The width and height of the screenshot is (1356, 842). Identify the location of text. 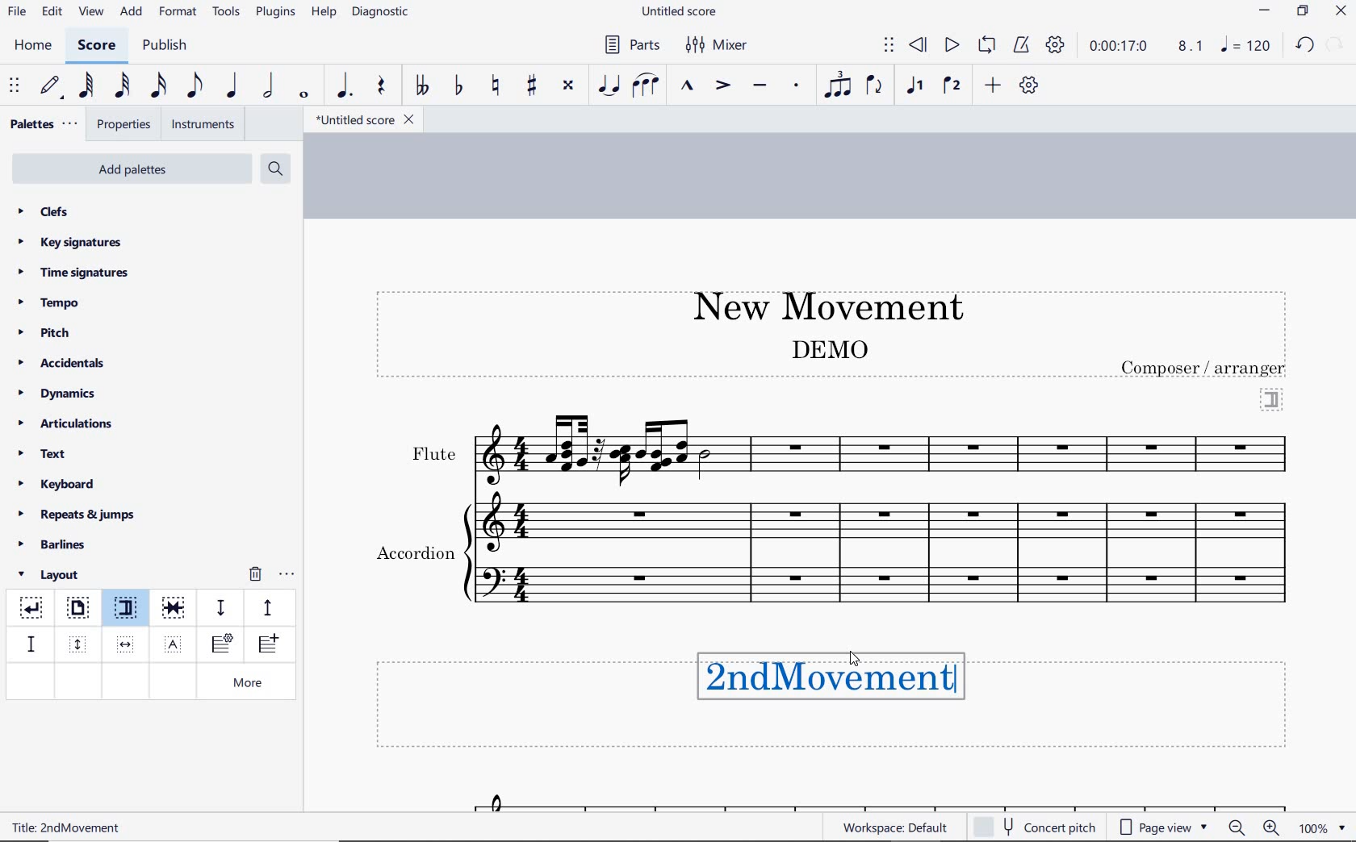
(1205, 368).